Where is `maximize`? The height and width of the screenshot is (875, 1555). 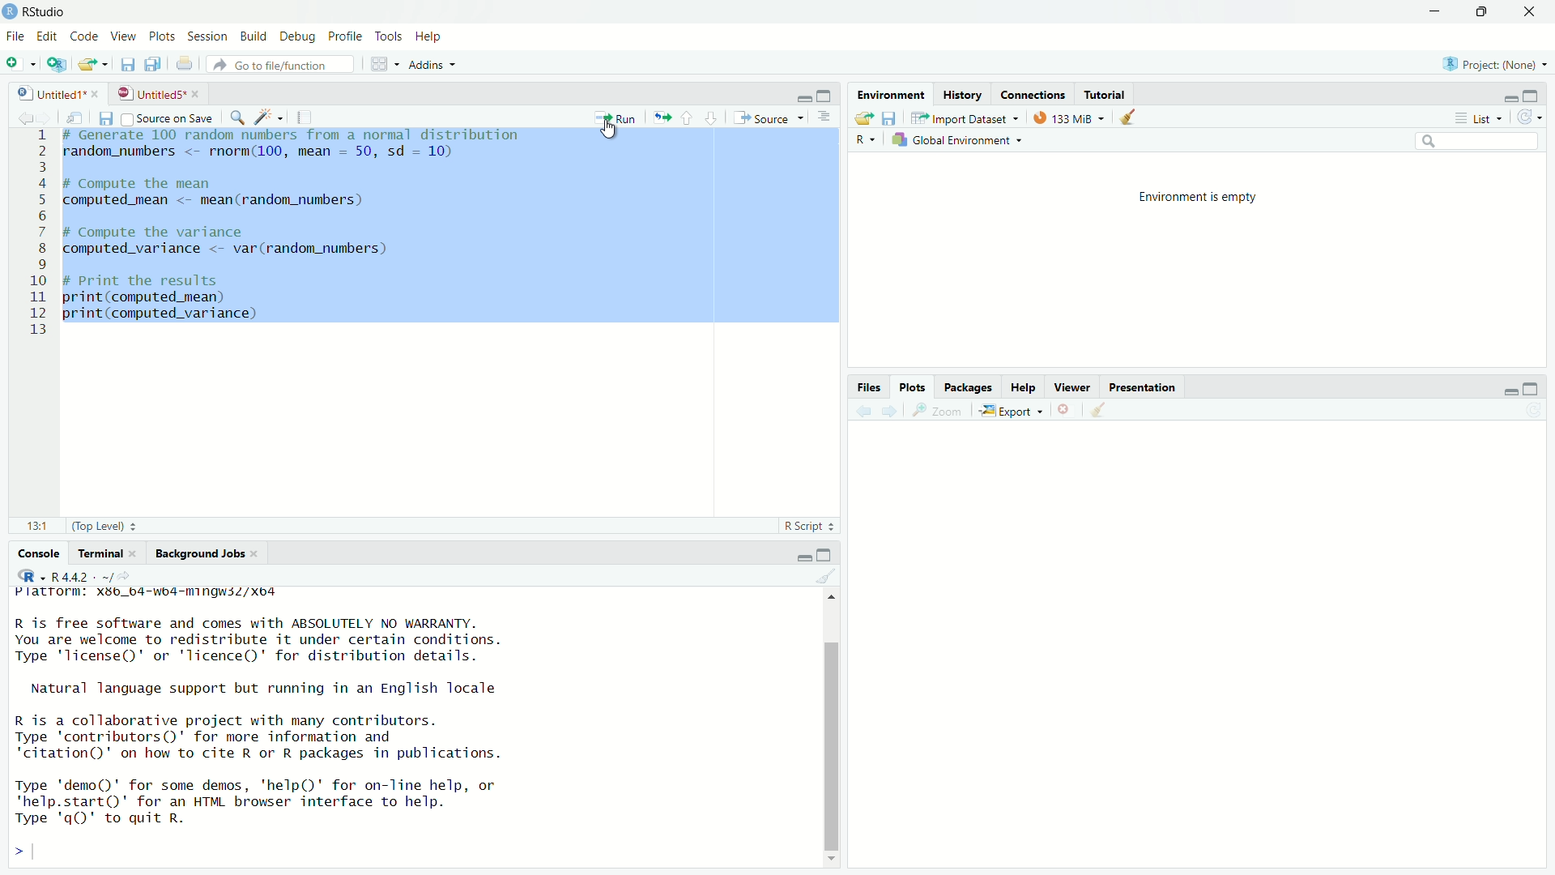 maximize is located at coordinates (828, 552).